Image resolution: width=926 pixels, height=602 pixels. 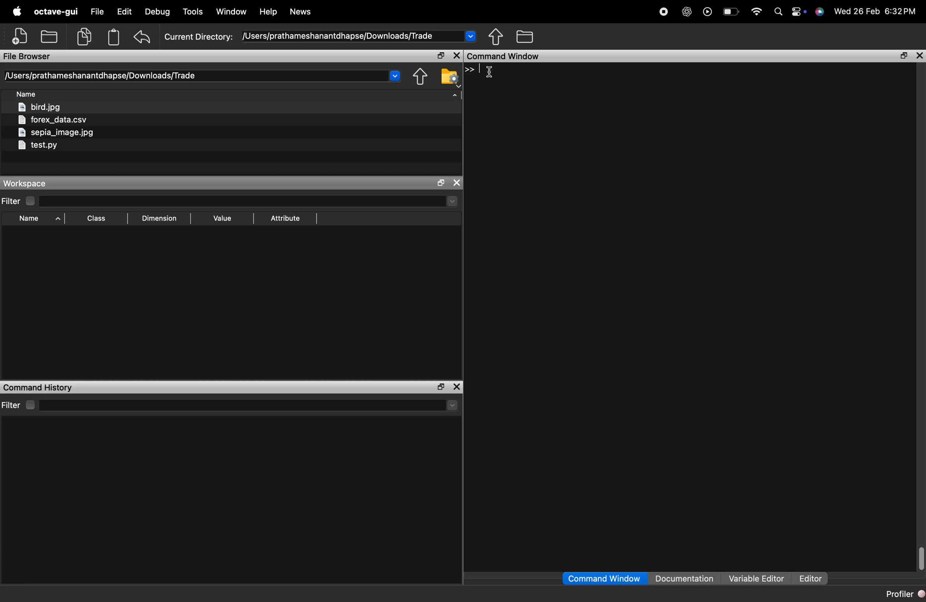 I want to click on current directory, so click(x=321, y=36).